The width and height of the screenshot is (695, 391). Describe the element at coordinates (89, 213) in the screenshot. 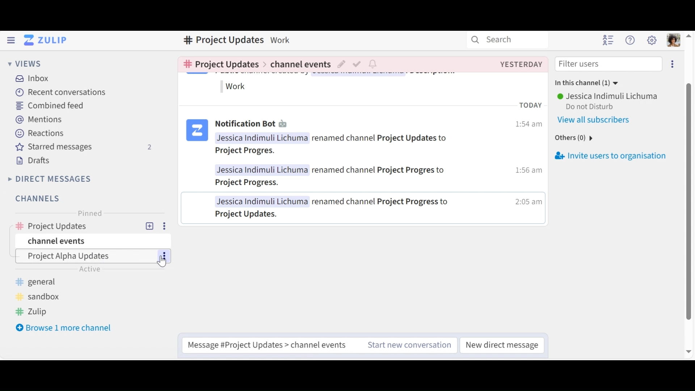

I see `Pinned` at that location.